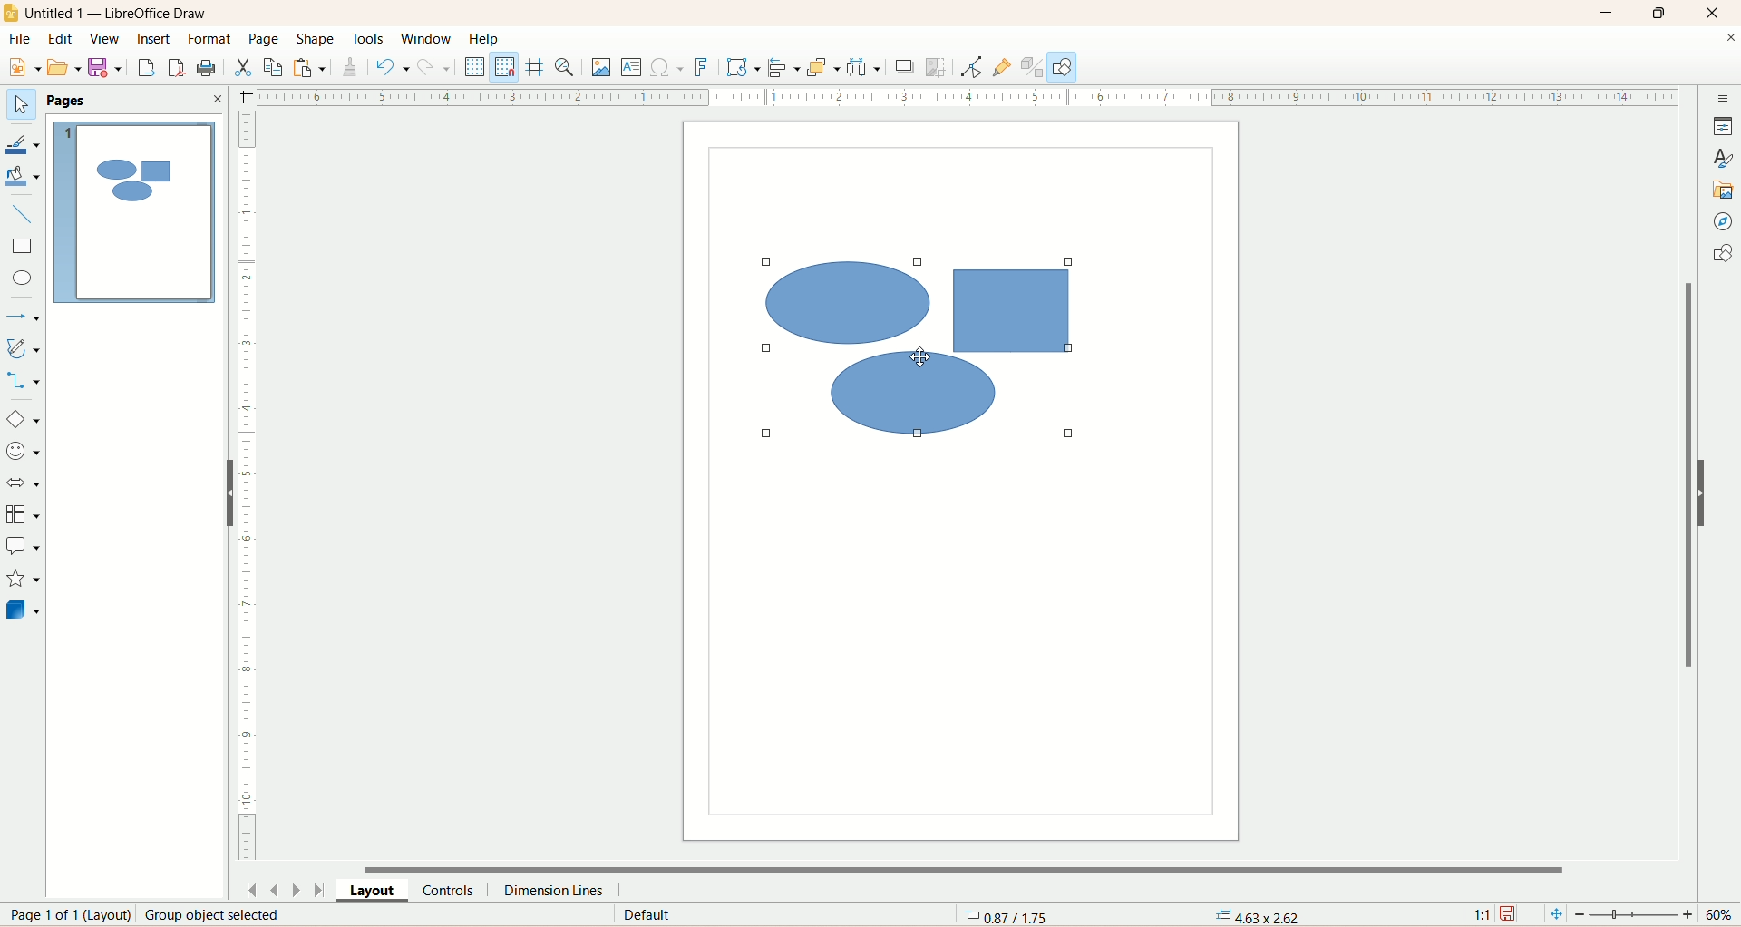 The image size is (1741, 927). I want to click on next, so click(298, 891).